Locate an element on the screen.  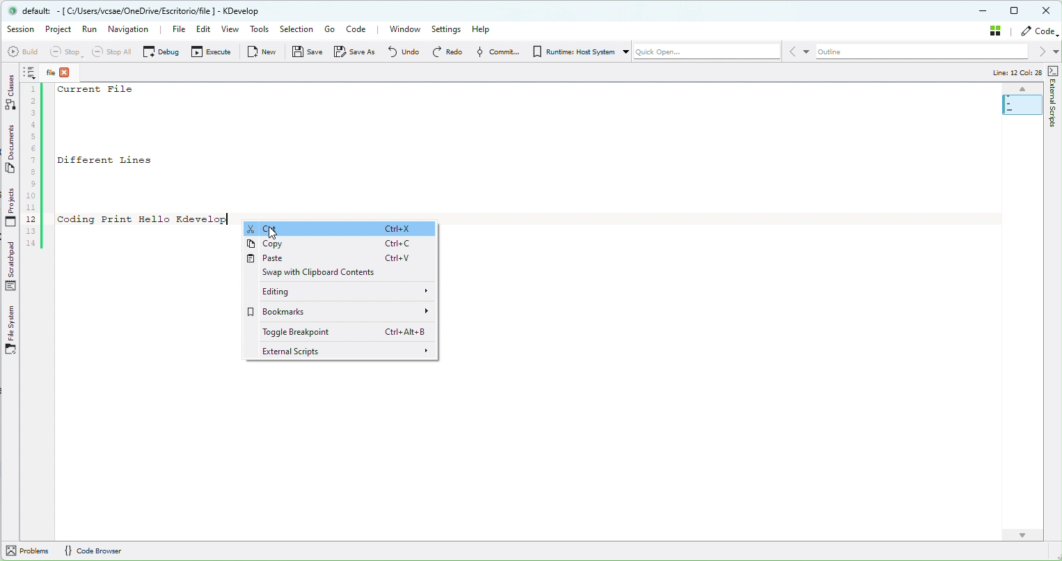
Save is located at coordinates (304, 52).